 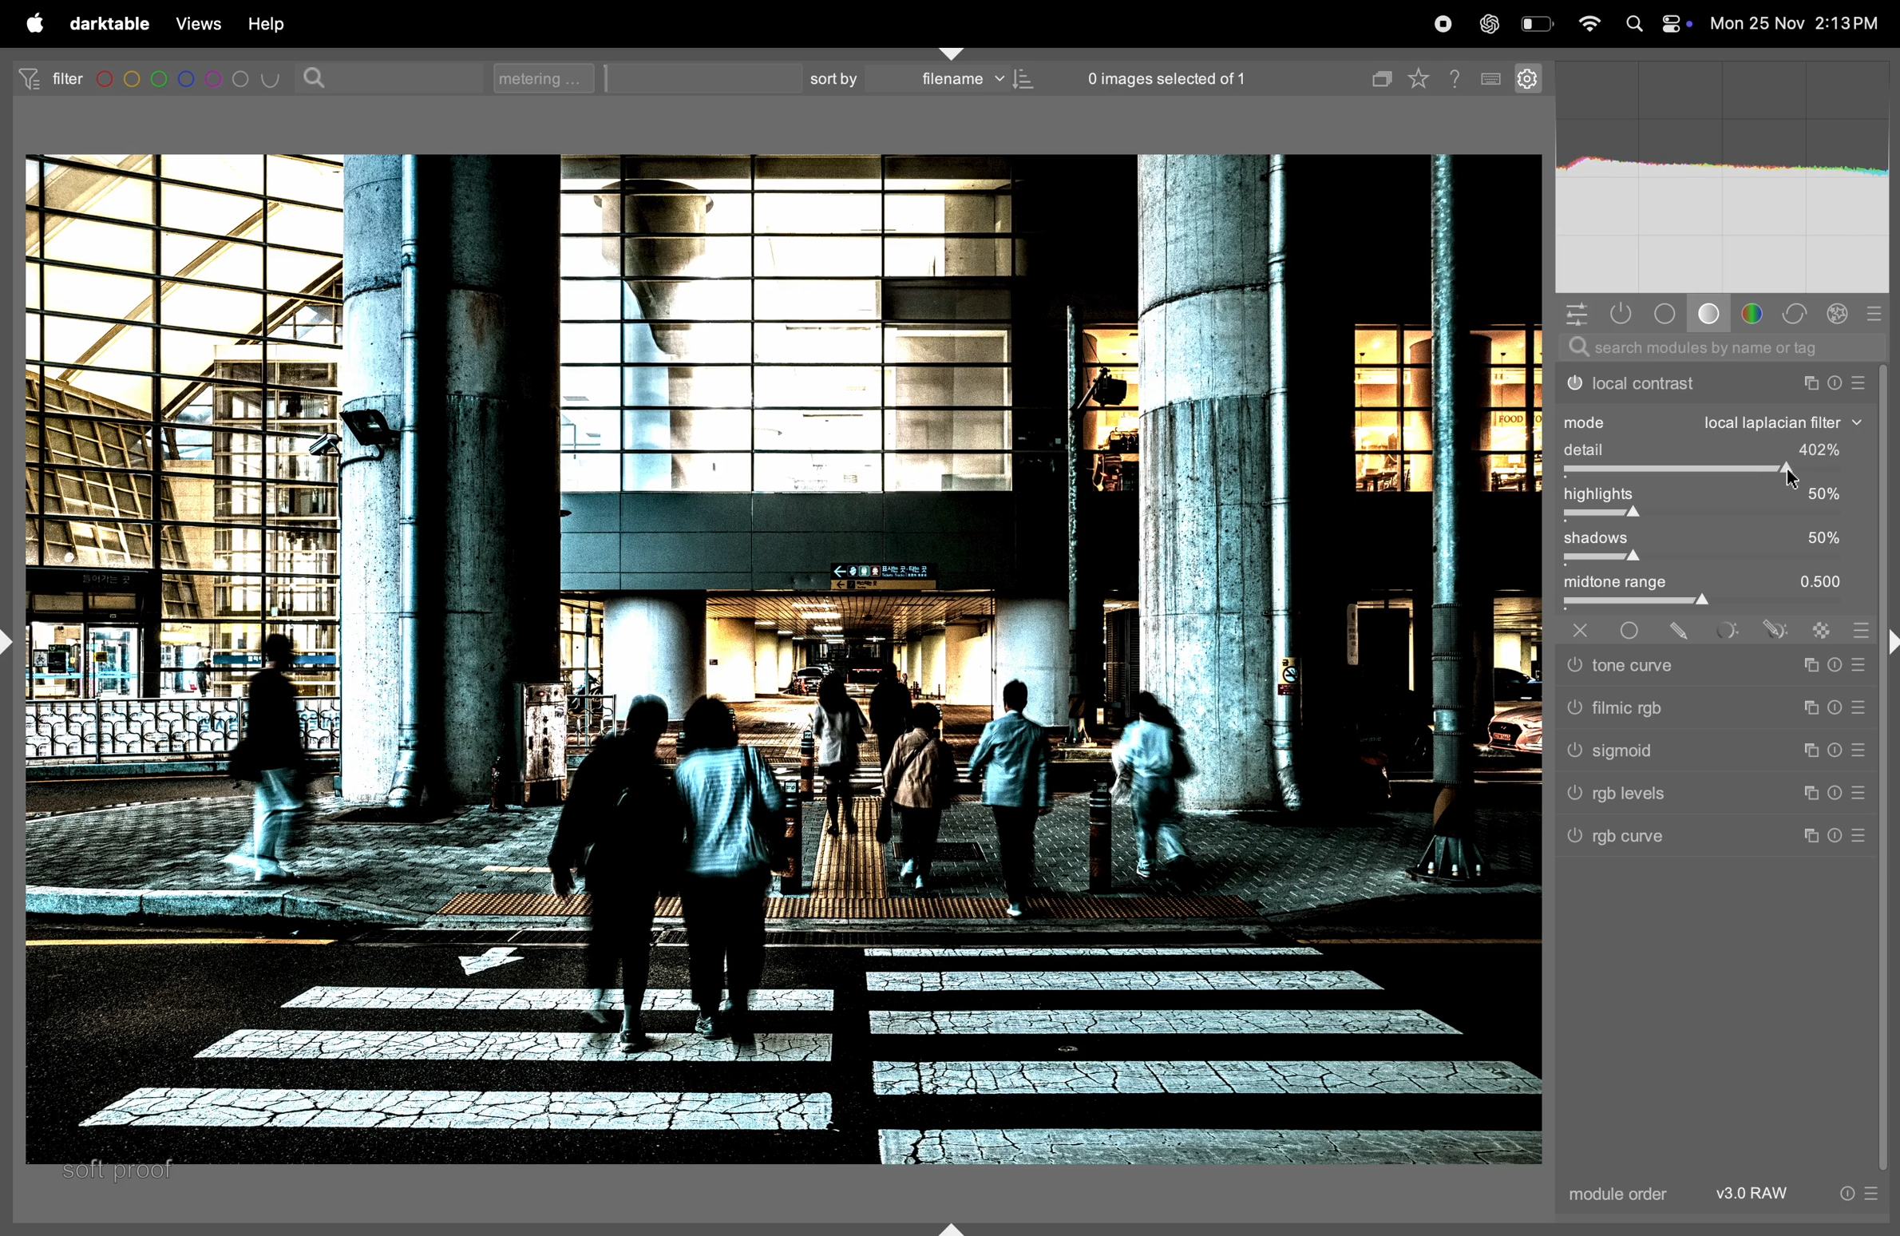 What do you see at coordinates (1715, 538) in the screenshot?
I see `shadows` at bounding box center [1715, 538].